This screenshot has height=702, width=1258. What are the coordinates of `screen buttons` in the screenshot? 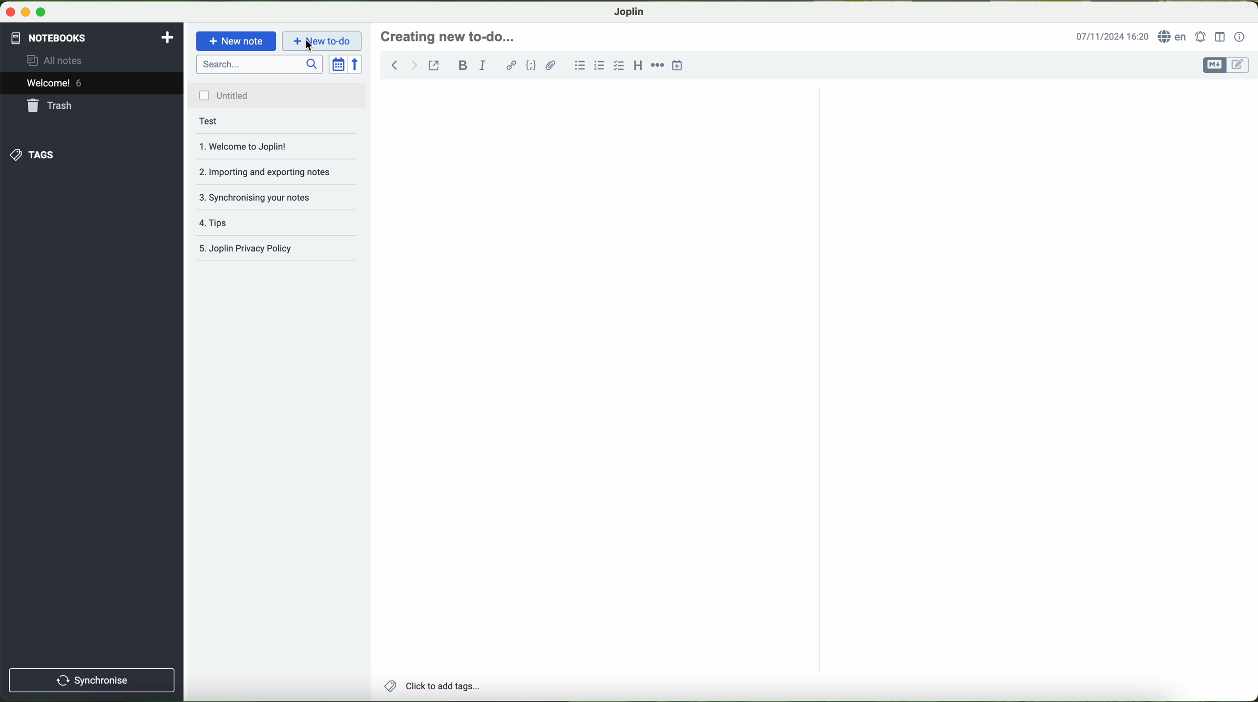 It's located at (29, 11).